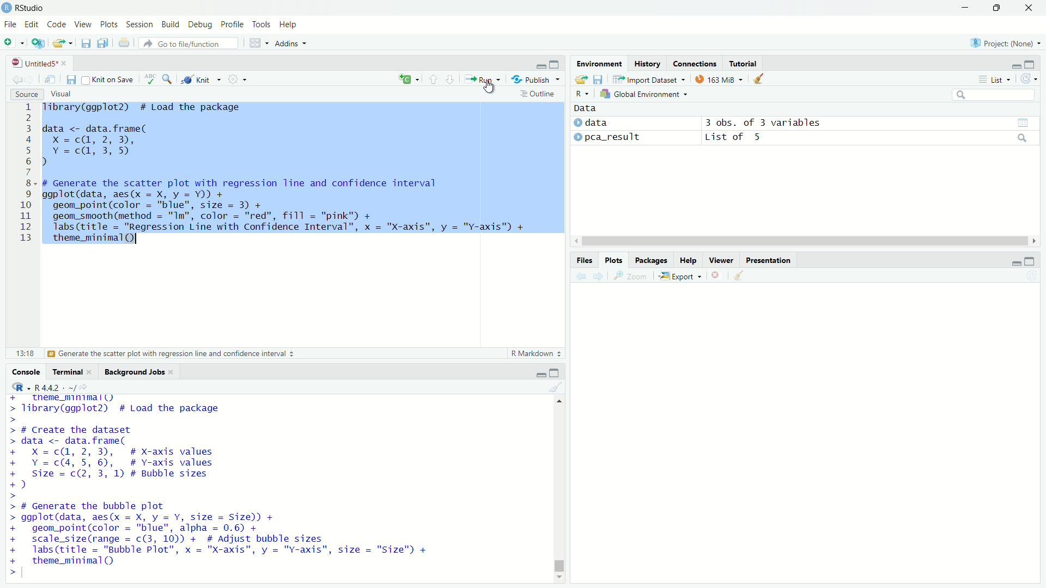 This screenshot has width=1046, height=588. What do you see at coordinates (25, 353) in the screenshot?
I see `13:18` at bounding box center [25, 353].